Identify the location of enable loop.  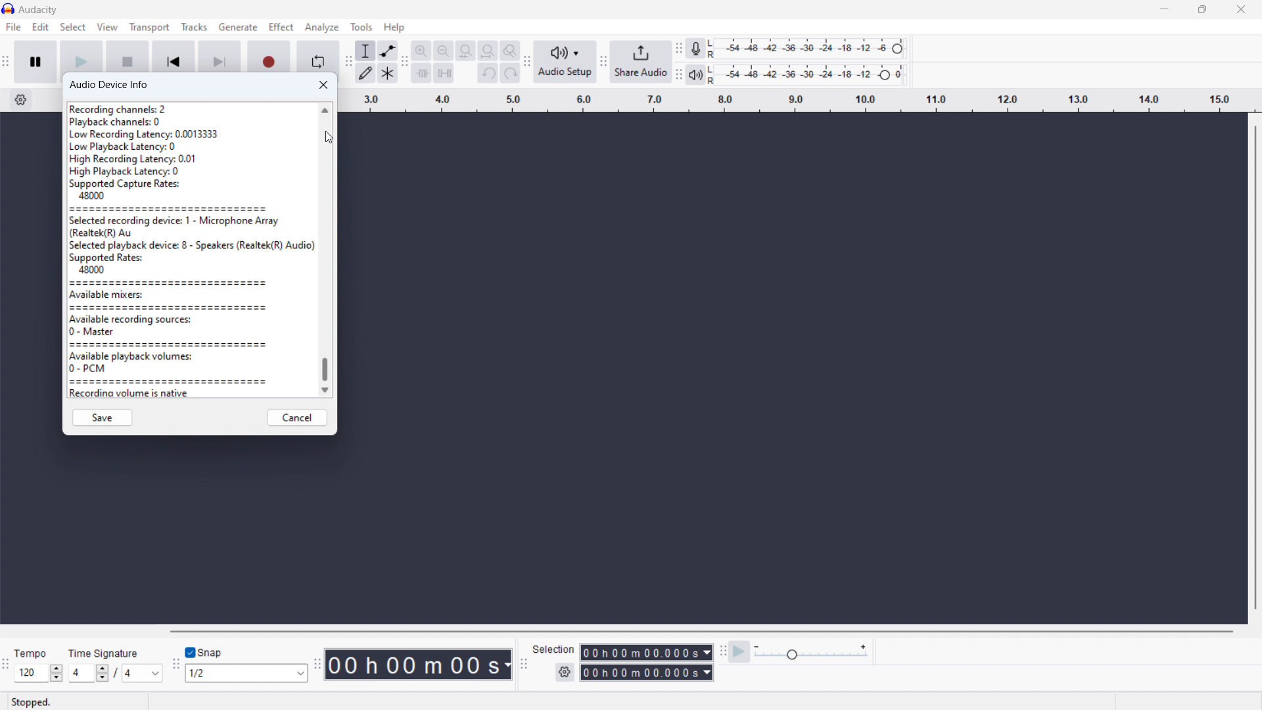
(317, 58).